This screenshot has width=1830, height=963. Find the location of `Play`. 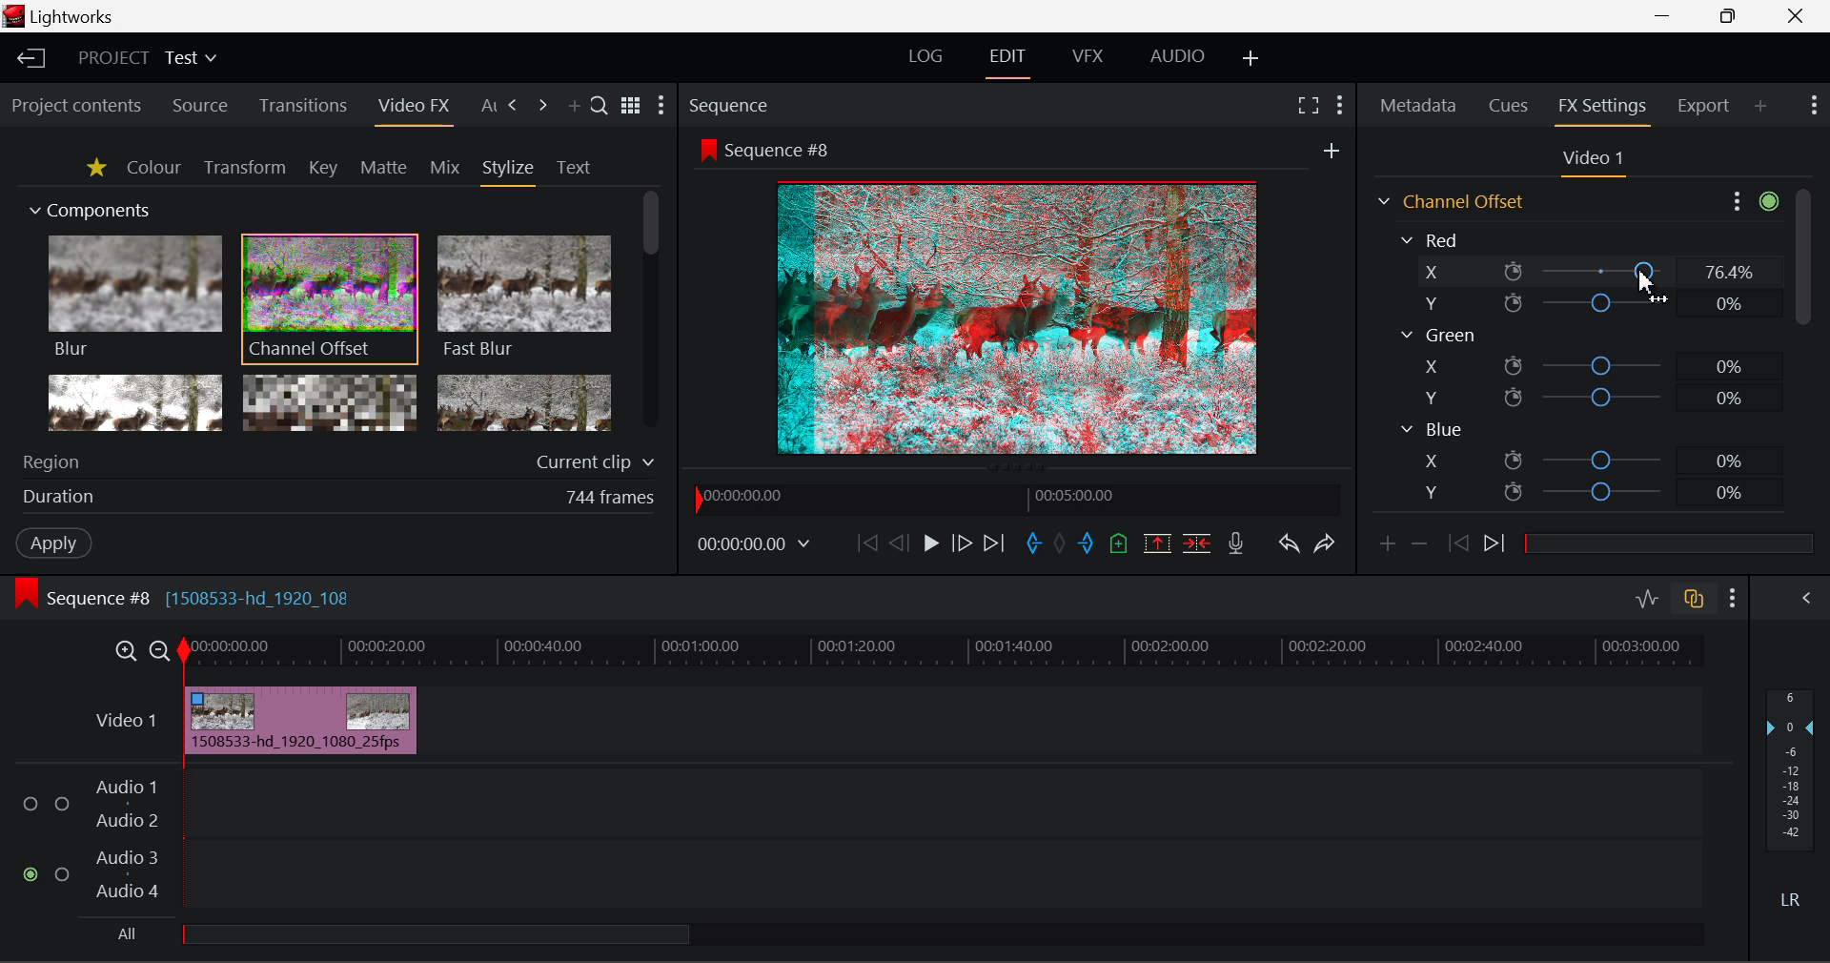

Play is located at coordinates (928, 544).